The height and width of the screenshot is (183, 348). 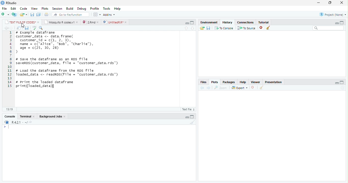 I want to click on close, so click(x=342, y=2).